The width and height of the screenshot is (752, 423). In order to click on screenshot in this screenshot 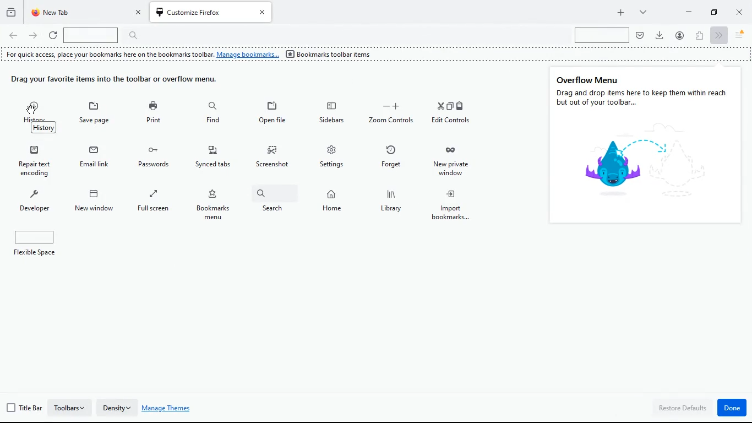, I will do `click(274, 156)`.